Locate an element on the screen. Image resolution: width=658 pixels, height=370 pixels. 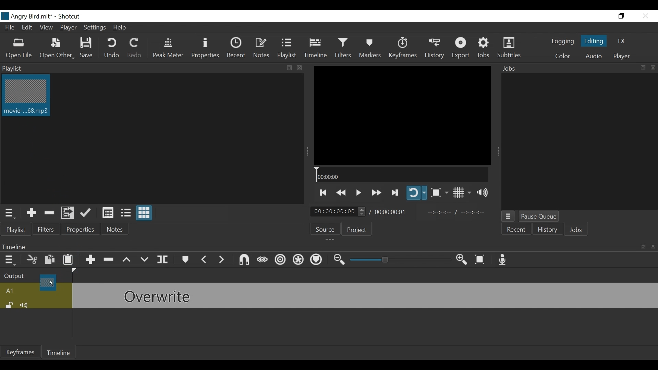
Player is located at coordinates (620, 57).